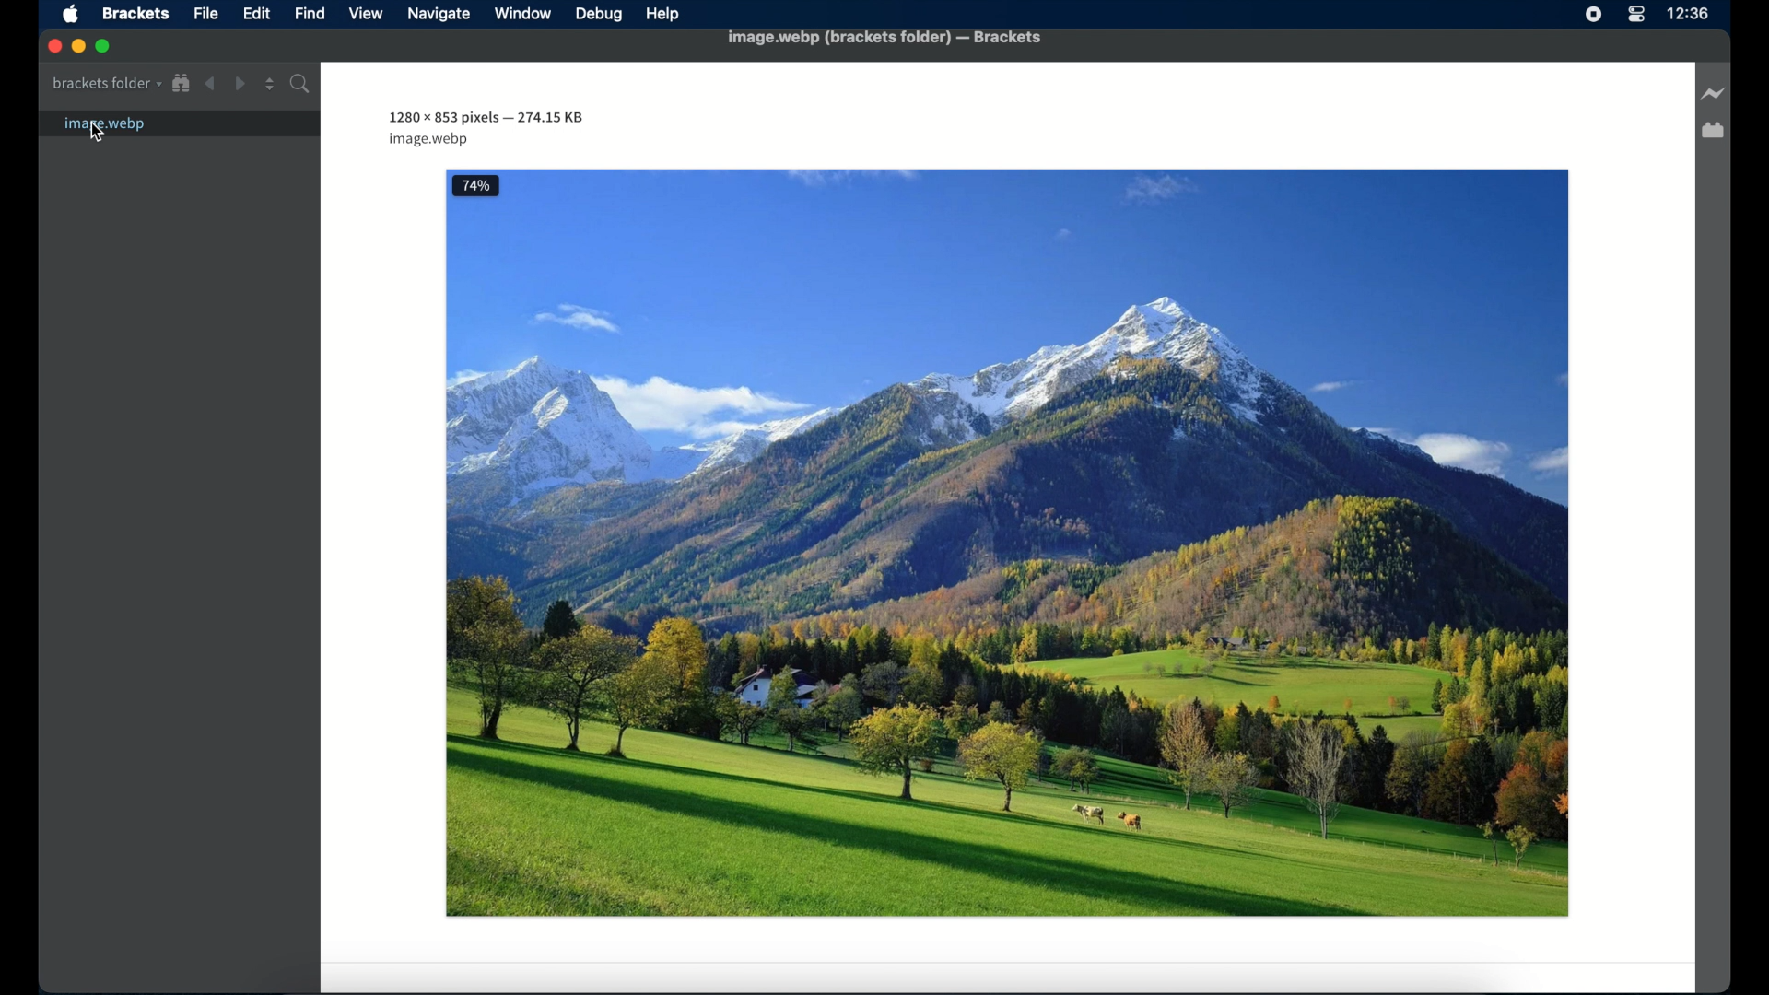  I want to click on split editor vertical or horizontal, so click(270, 84).